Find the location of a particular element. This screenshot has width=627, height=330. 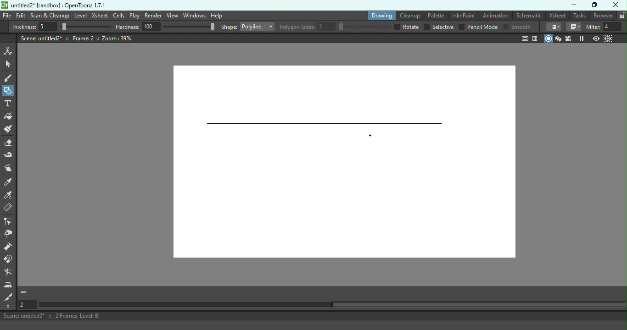

Ruler is located at coordinates (11, 209).